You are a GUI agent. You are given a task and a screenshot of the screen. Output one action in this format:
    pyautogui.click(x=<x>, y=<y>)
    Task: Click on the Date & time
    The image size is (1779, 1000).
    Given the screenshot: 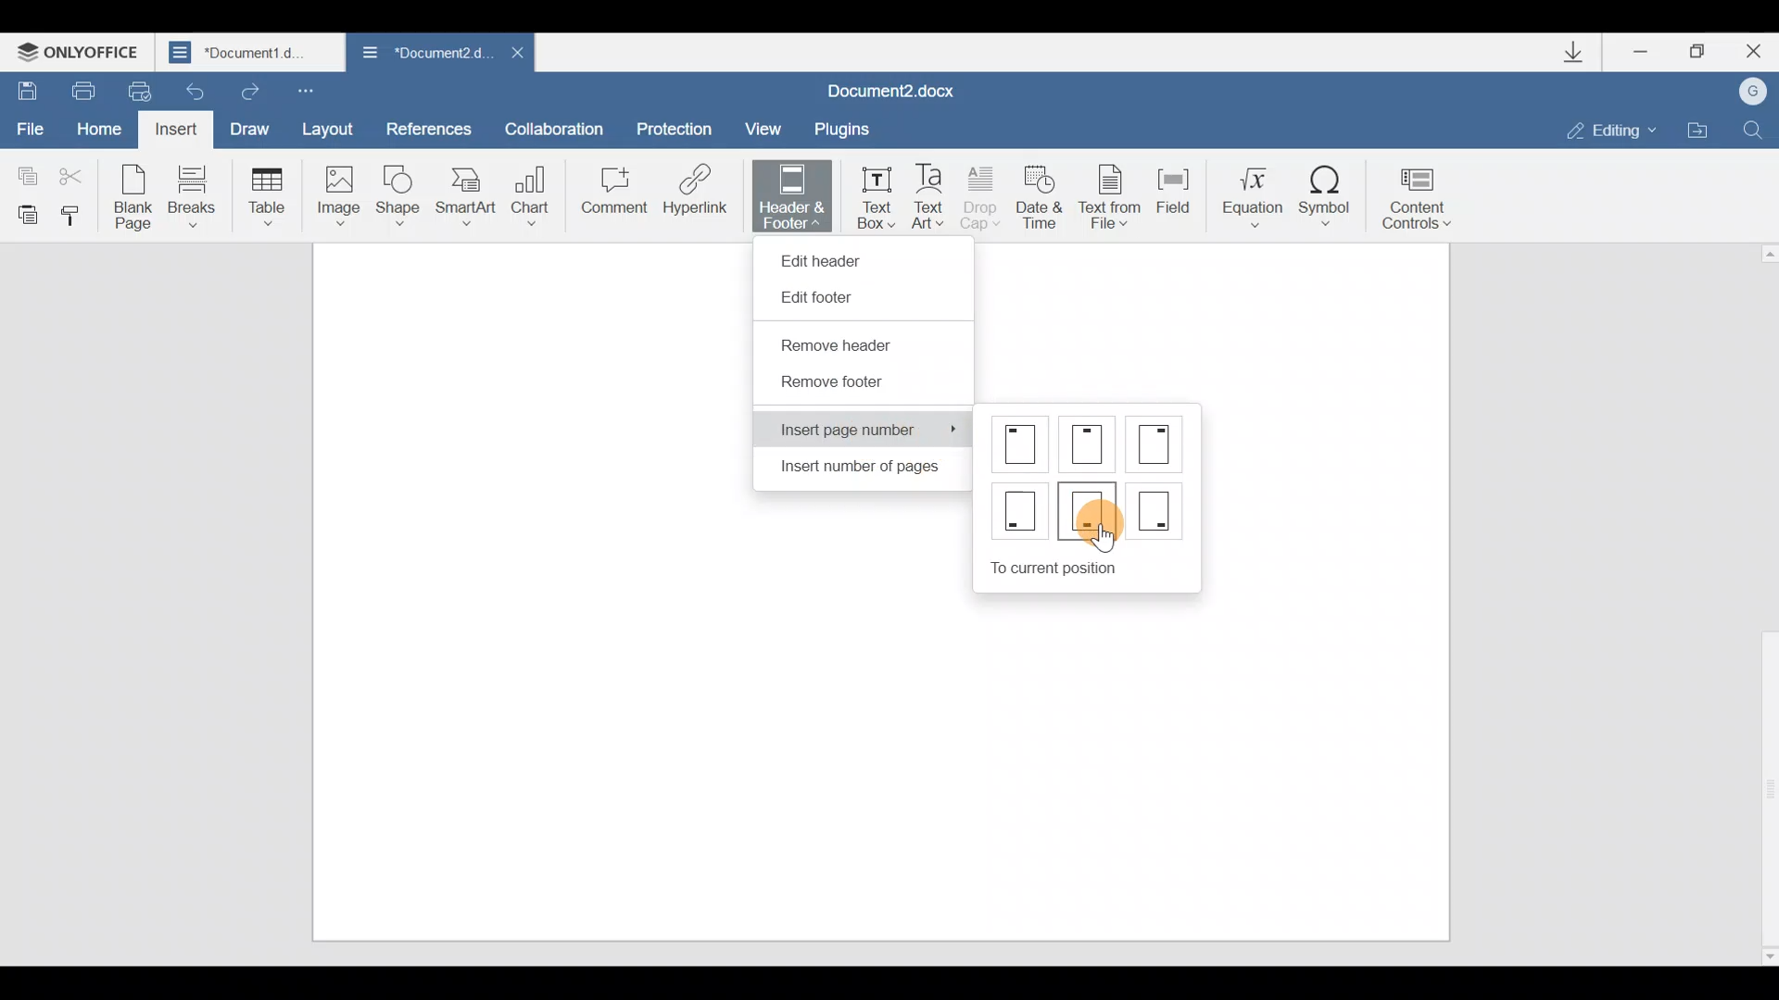 What is the action you would take?
    pyautogui.click(x=1040, y=194)
    